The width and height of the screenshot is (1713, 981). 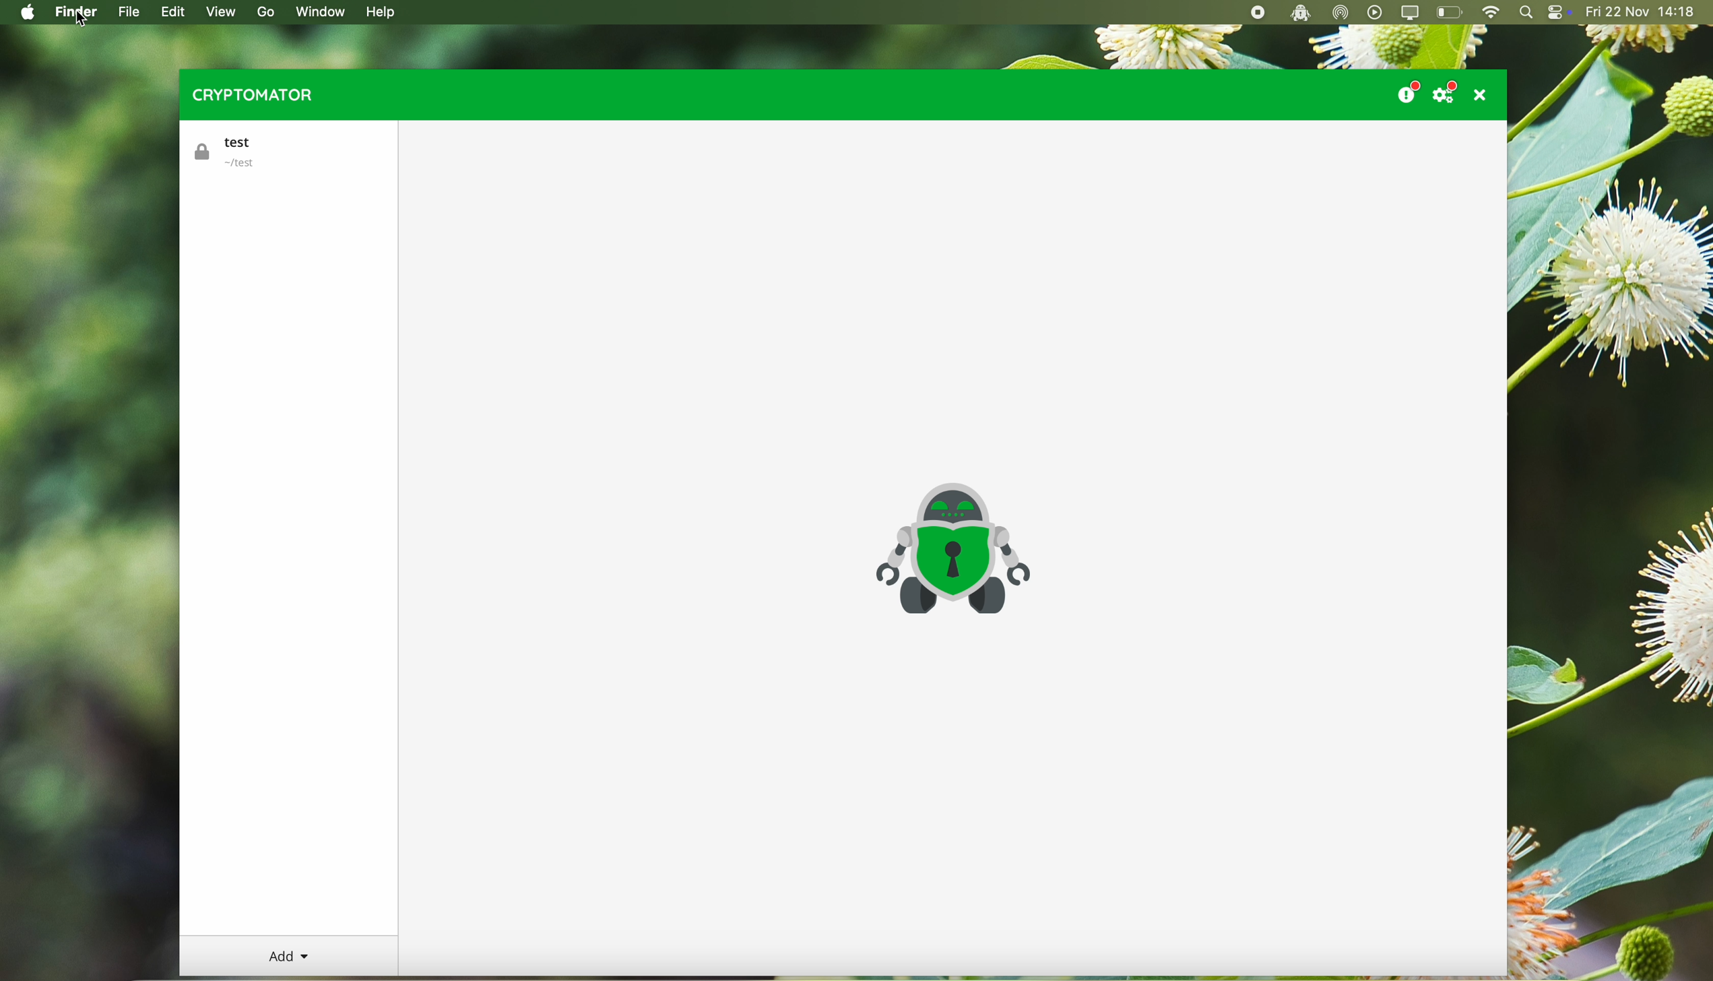 What do you see at coordinates (78, 13) in the screenshot?
I see `Finder` at bounding box center [78, 13].